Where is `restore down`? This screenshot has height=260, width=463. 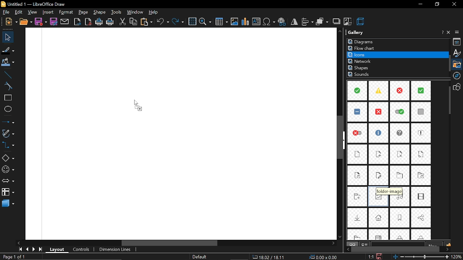 restore down is located at coordinates (436, 4).